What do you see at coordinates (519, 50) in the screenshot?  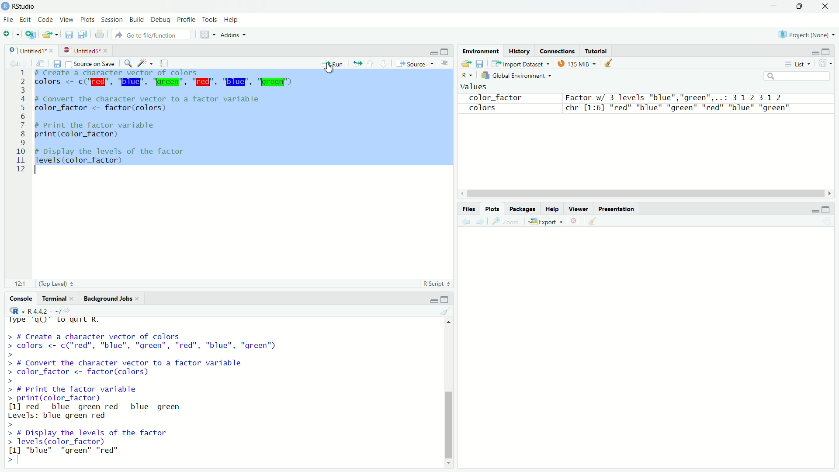 I see `History` at bounding box center [519, 50].